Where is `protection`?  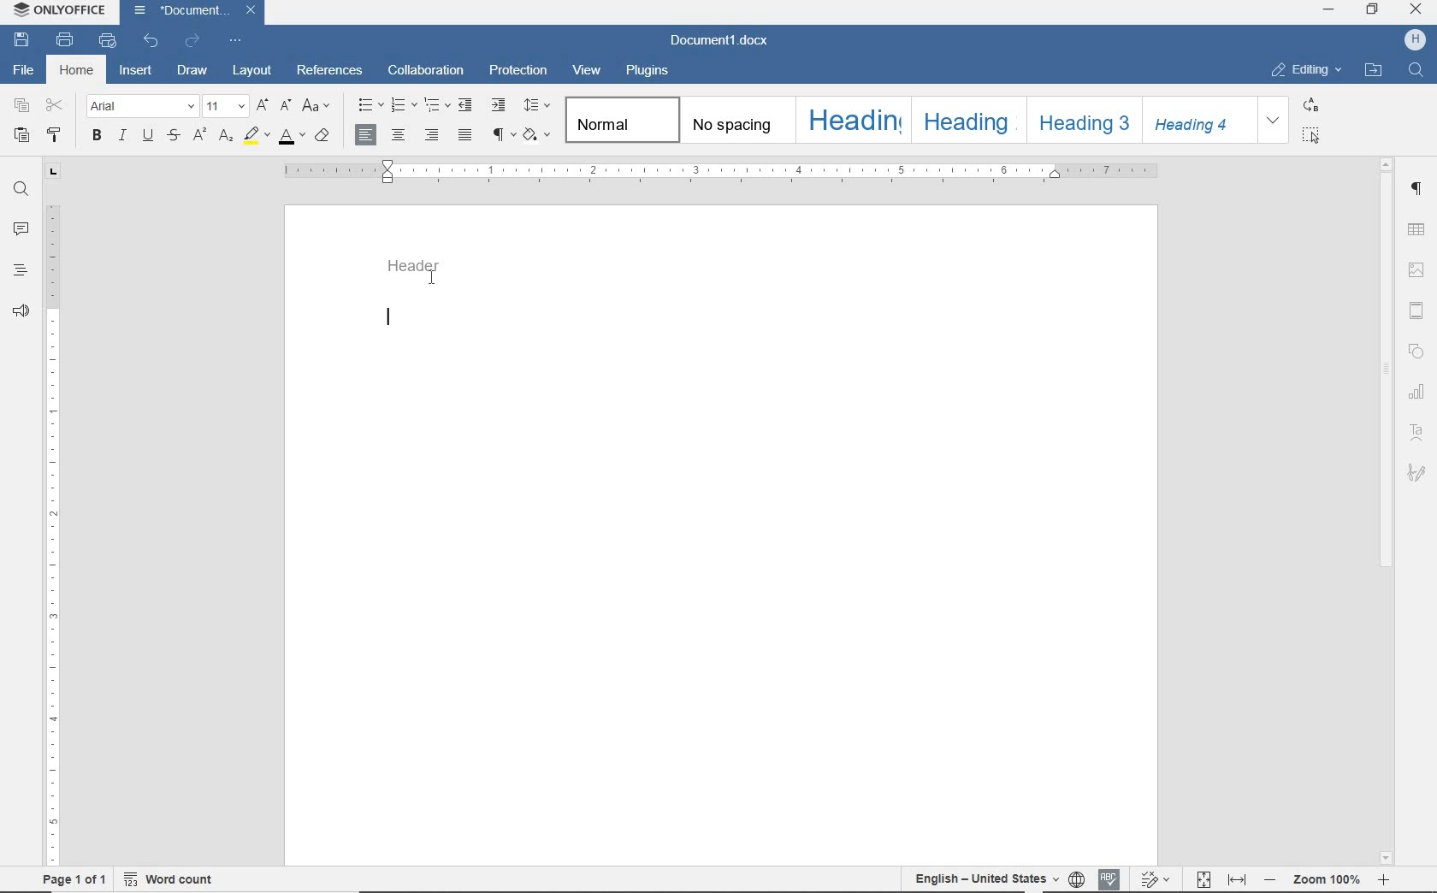 protection is located at coordinates (518, 70).